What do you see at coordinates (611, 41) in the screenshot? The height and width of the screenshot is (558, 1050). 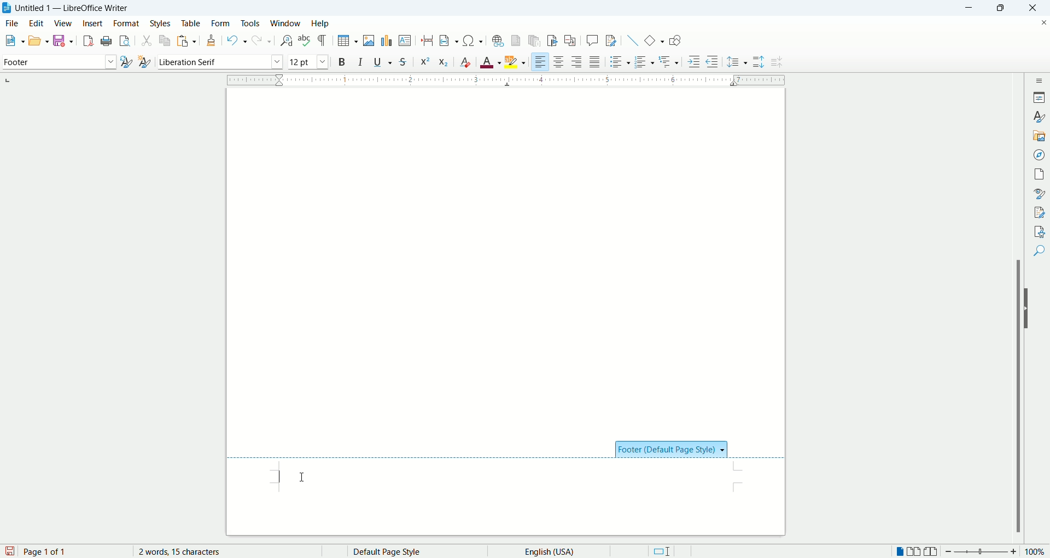 I see `track changes` at bounding box center [611, 41].